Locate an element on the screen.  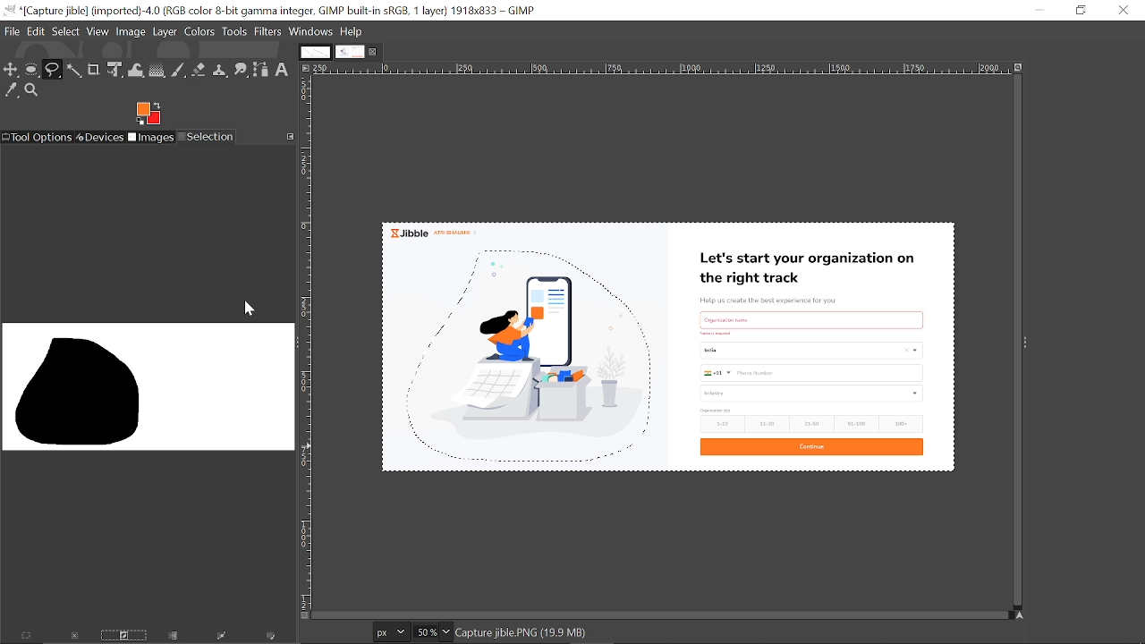
Restore down is located at coordinates (1079, 10).